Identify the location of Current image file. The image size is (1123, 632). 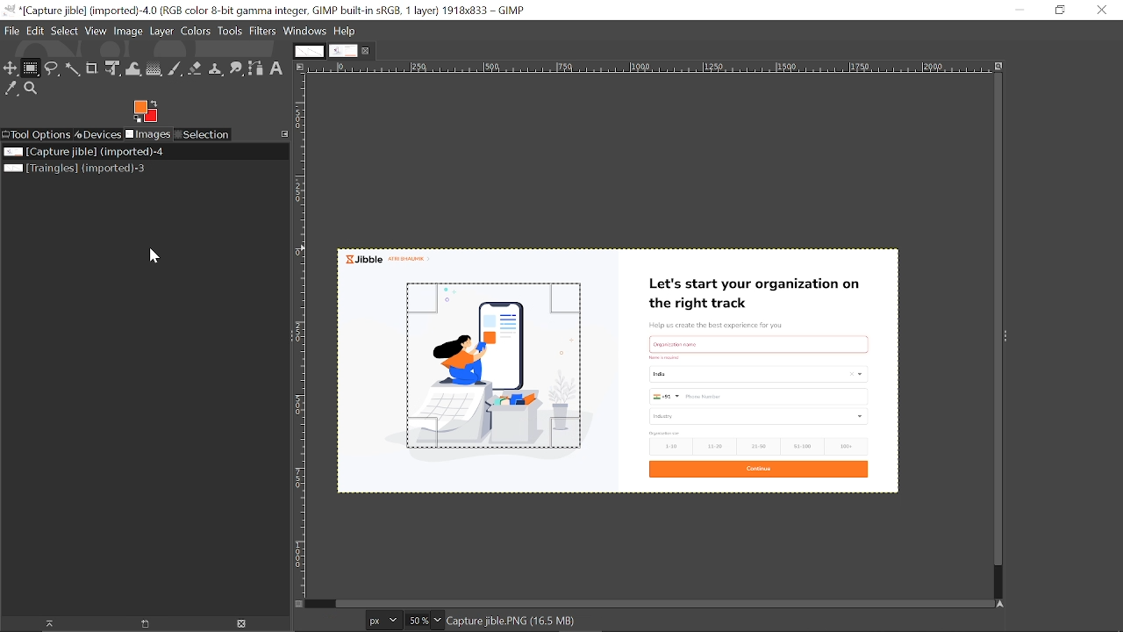
(82, 151).